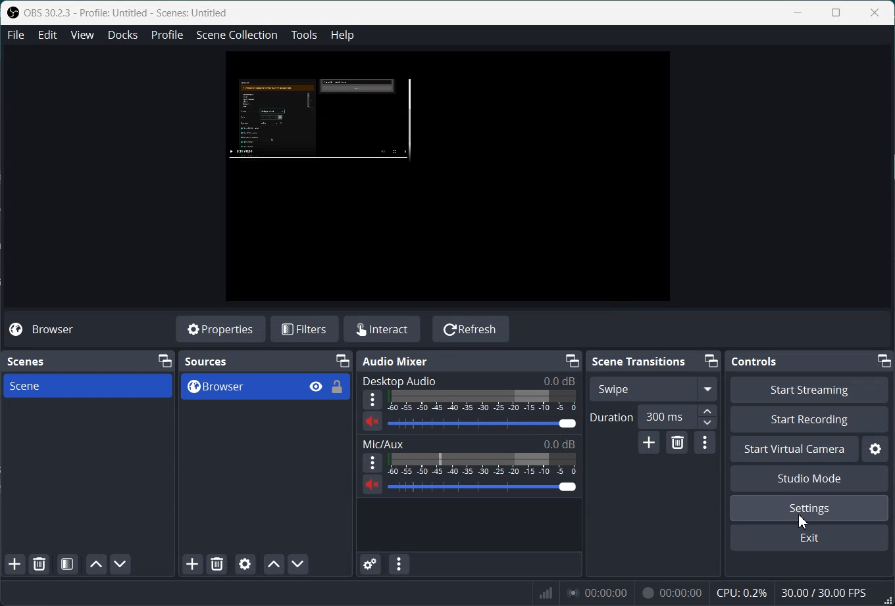 The height and width of the screenshot is (606, 895). What do you see at coordinates (875, 449) in the screenshot?
I see `Settings` at bounding box center [875, 449].